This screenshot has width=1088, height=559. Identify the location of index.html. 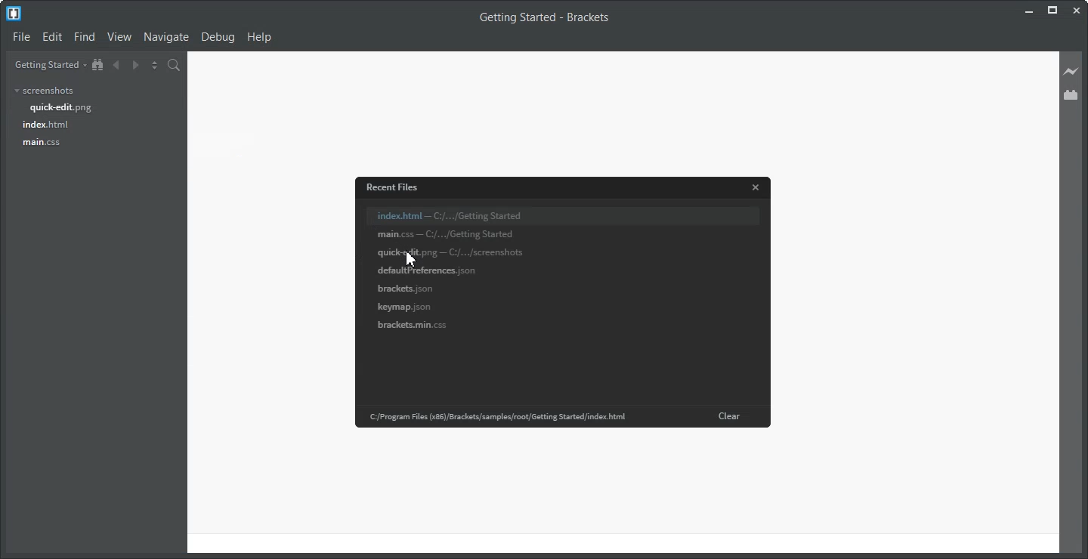
(45, 125).